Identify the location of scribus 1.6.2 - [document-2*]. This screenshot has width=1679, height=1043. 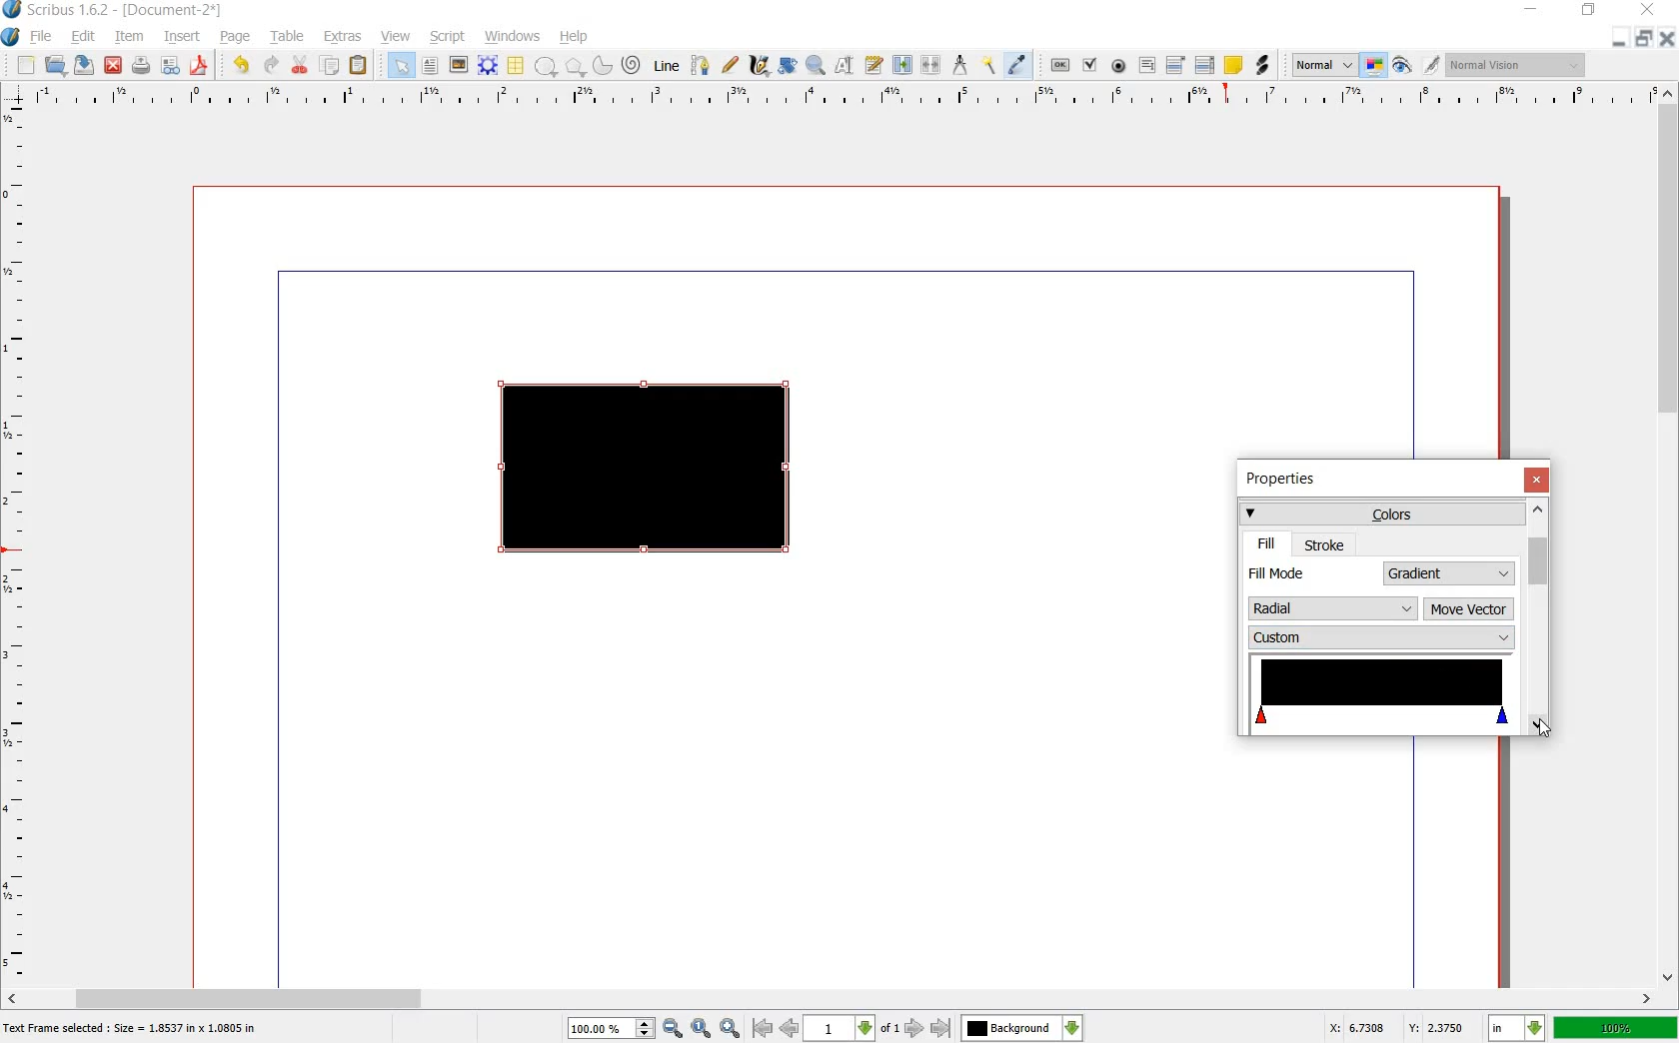
(132, 11).